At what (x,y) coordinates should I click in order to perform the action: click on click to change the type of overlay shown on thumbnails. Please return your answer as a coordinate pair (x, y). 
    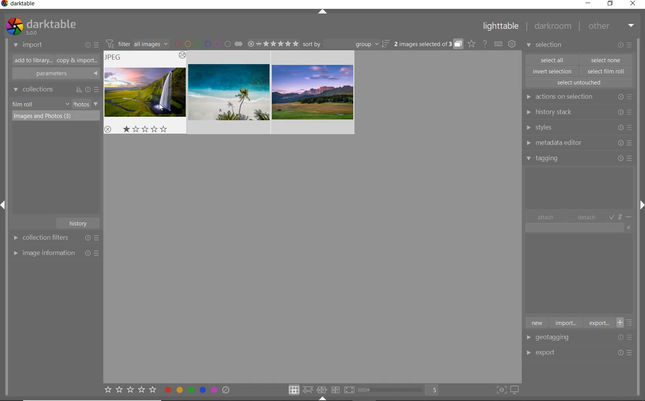
    Looking at the image, I should click on (472, 44).